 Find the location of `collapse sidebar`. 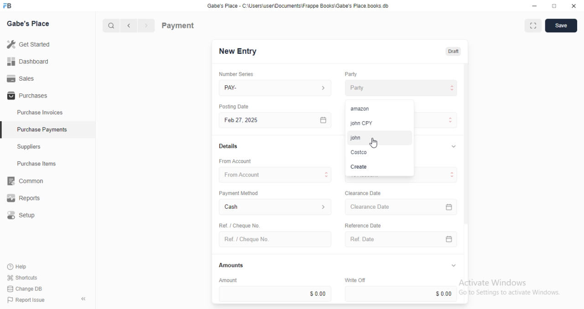

collapse sidebar is located at coordinates (83, 299).